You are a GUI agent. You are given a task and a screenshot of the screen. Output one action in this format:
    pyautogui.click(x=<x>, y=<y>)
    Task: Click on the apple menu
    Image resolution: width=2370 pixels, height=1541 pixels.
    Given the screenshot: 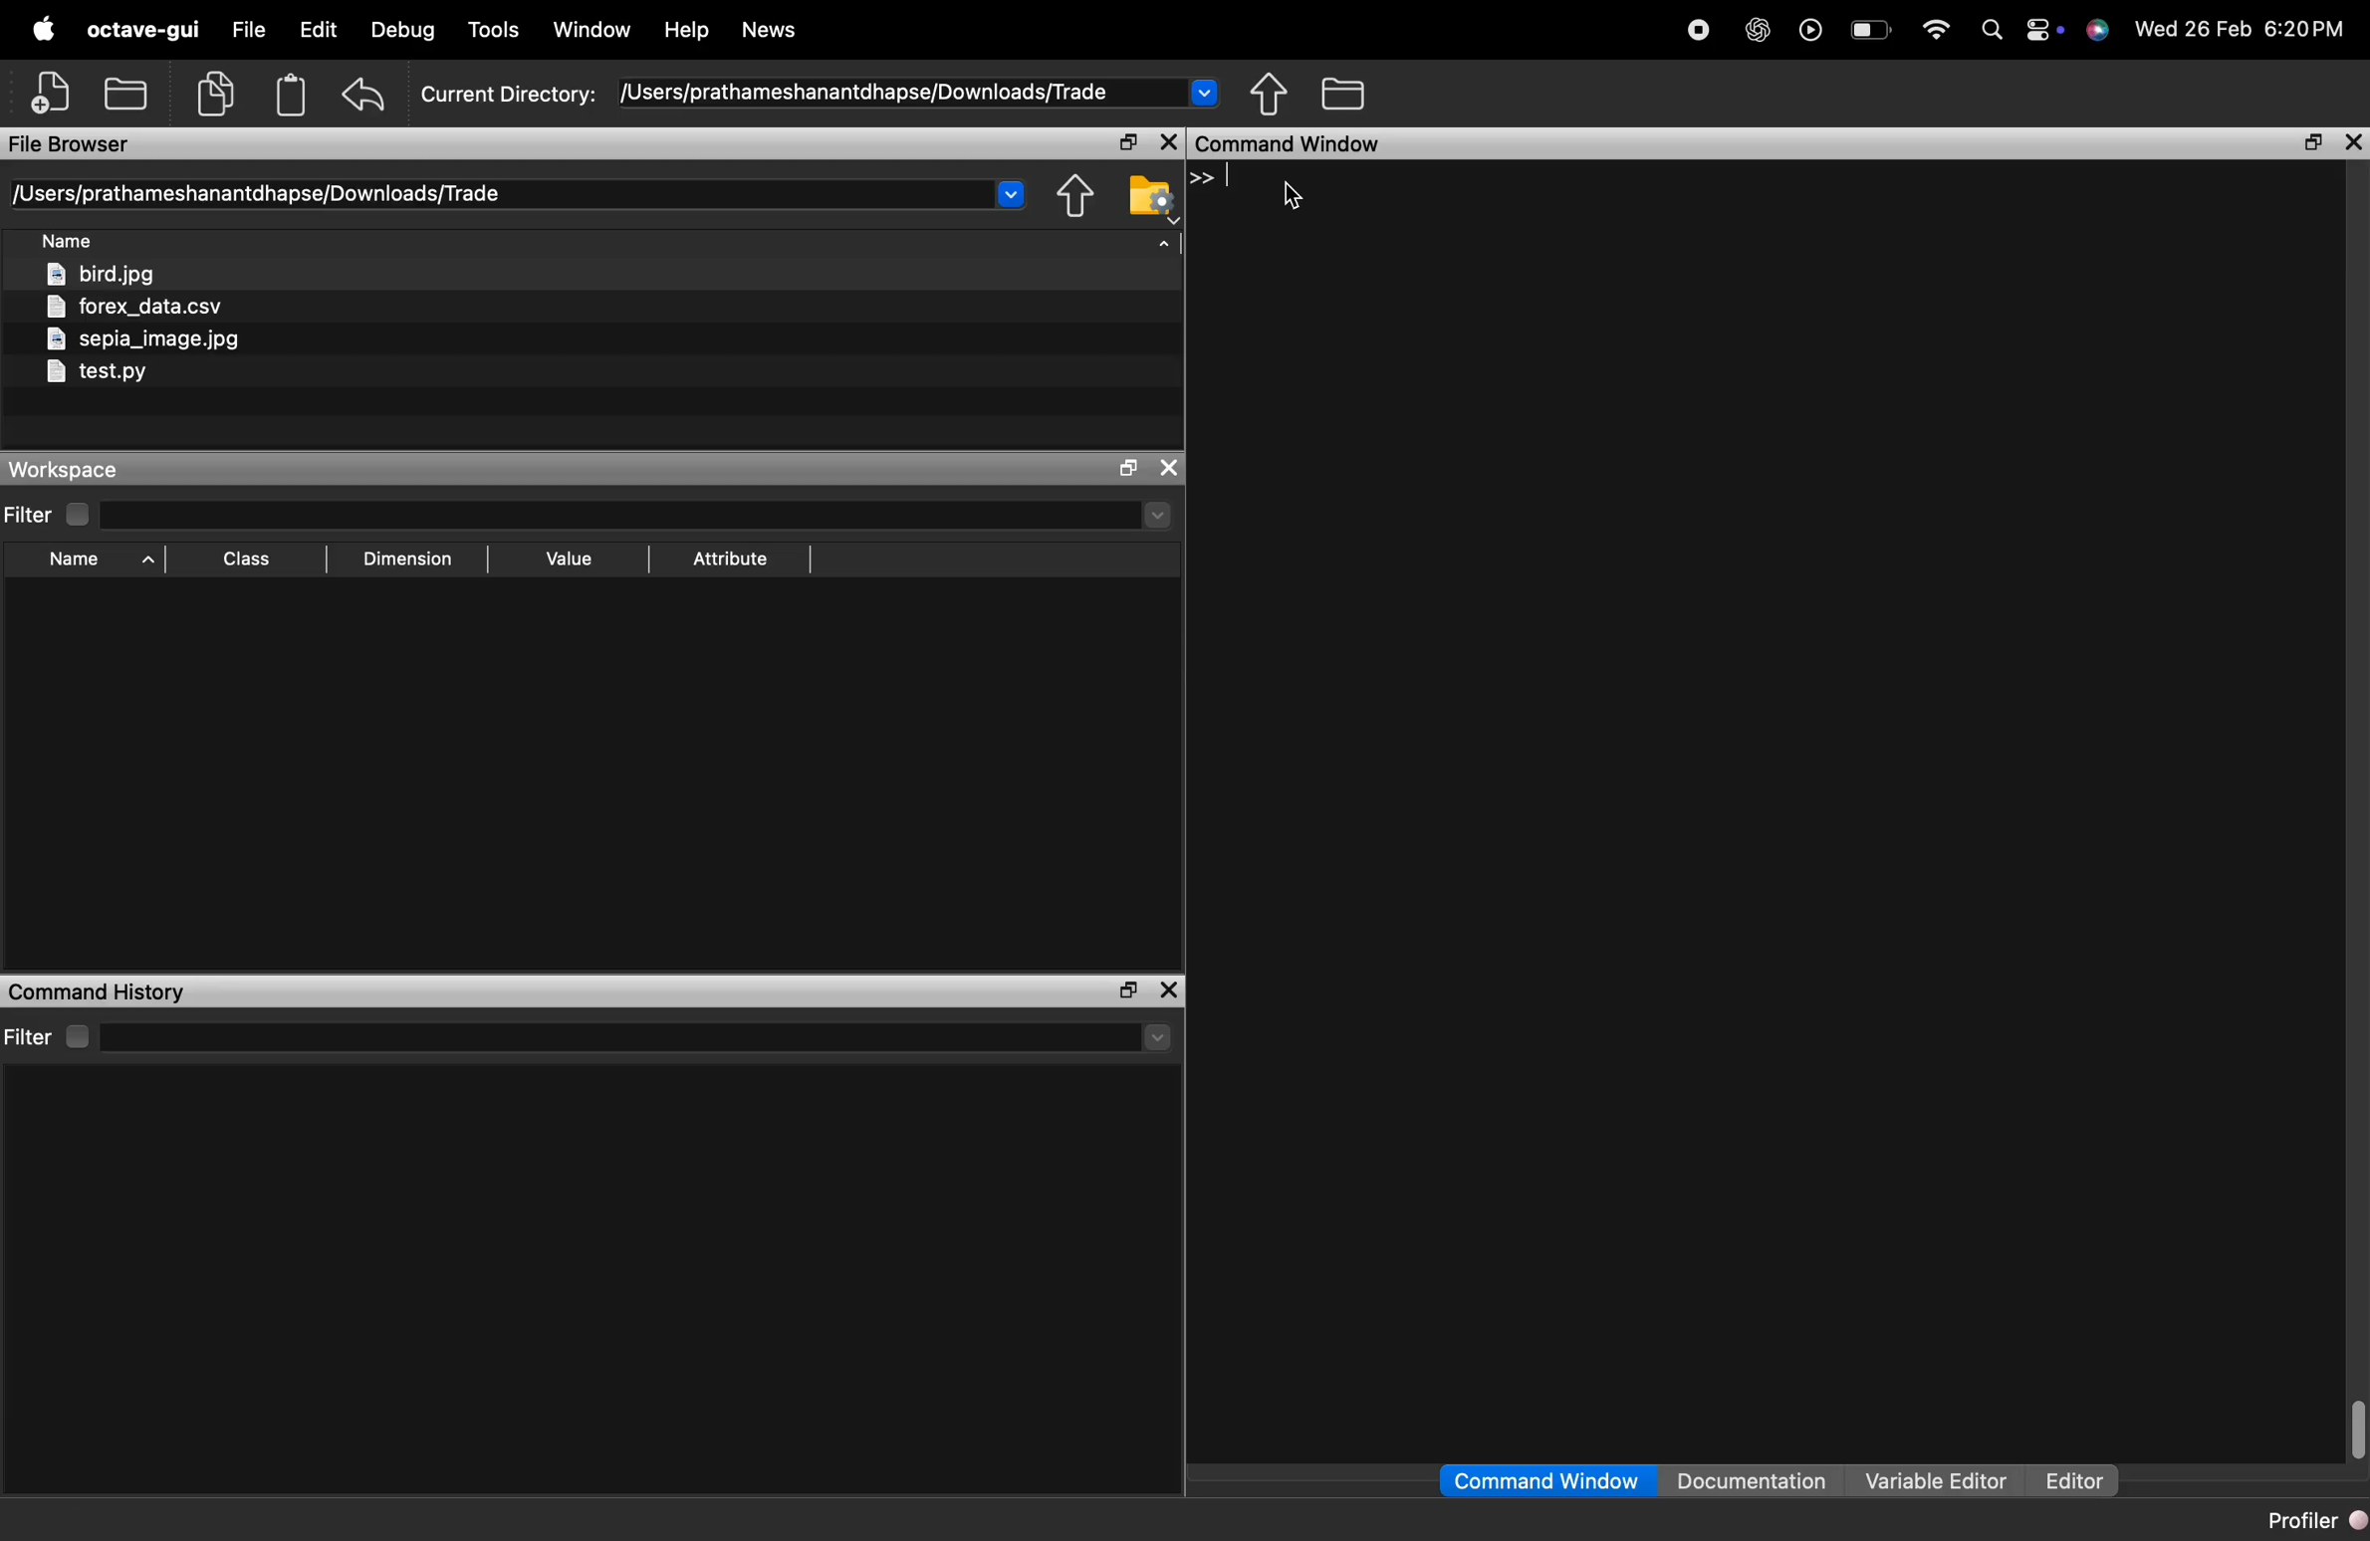 What is the action you would take?
    pyautogui.click(x=42, y=28)
    